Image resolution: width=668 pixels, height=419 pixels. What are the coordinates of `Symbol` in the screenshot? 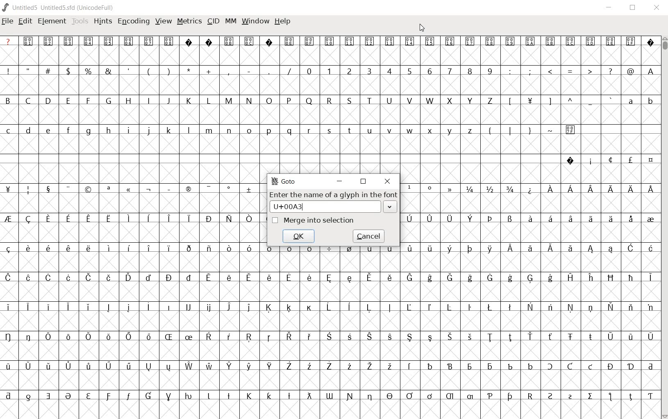 It's located at (570, 367).